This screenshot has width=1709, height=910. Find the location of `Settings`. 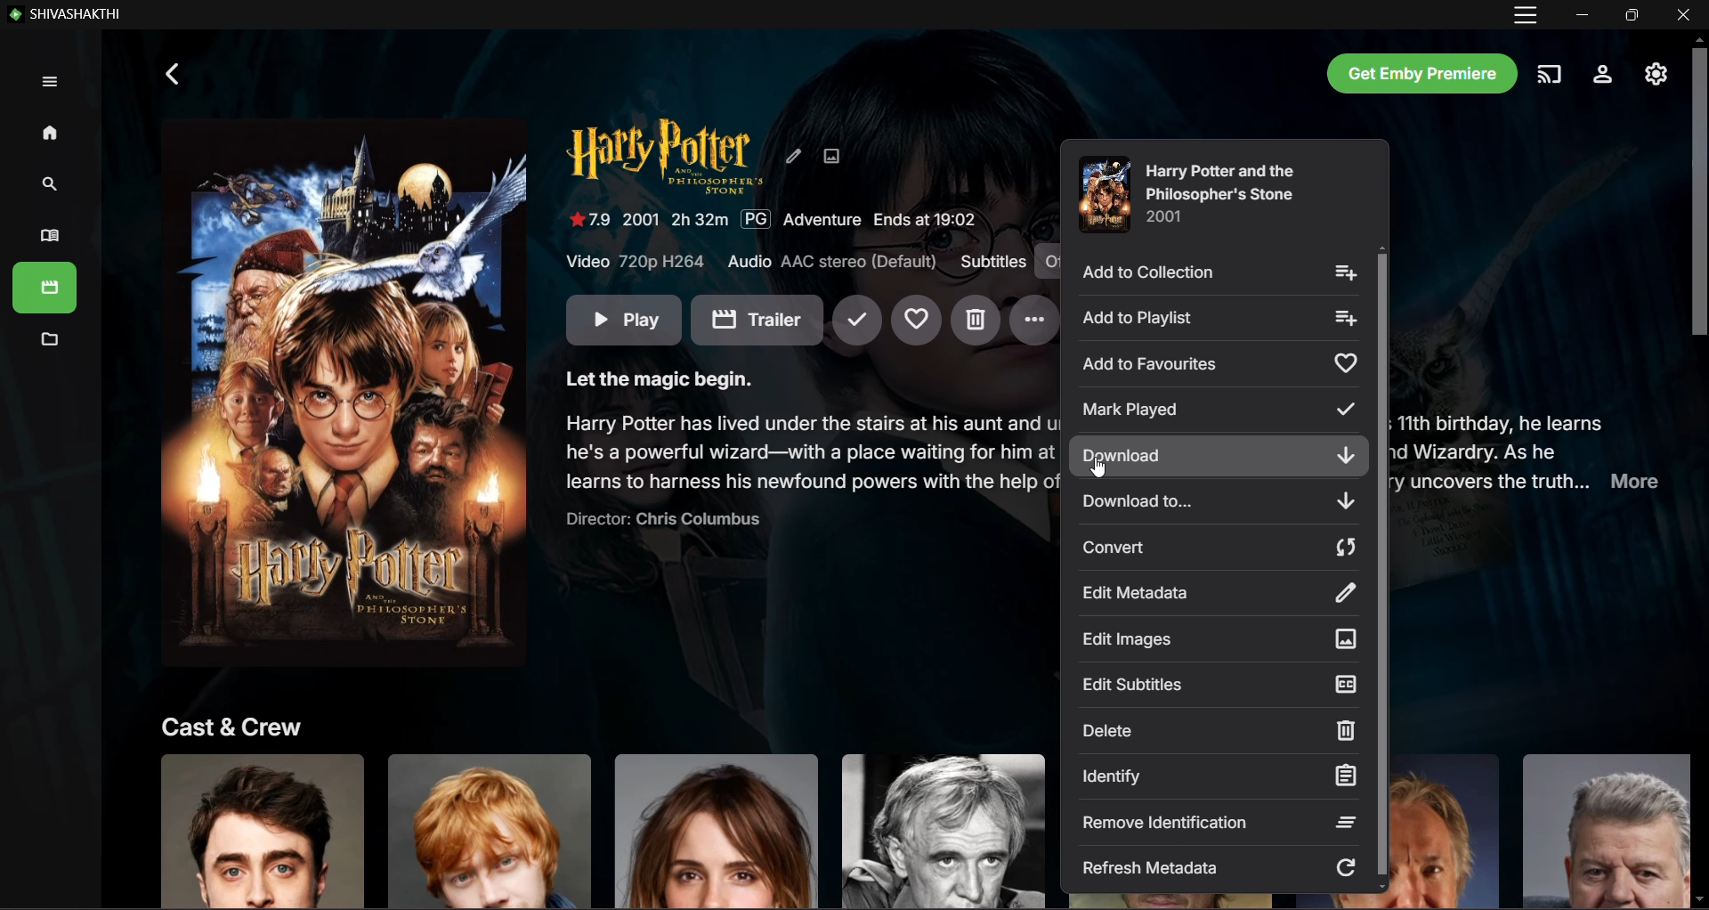

Settings is located at coordinates (1604, 74).